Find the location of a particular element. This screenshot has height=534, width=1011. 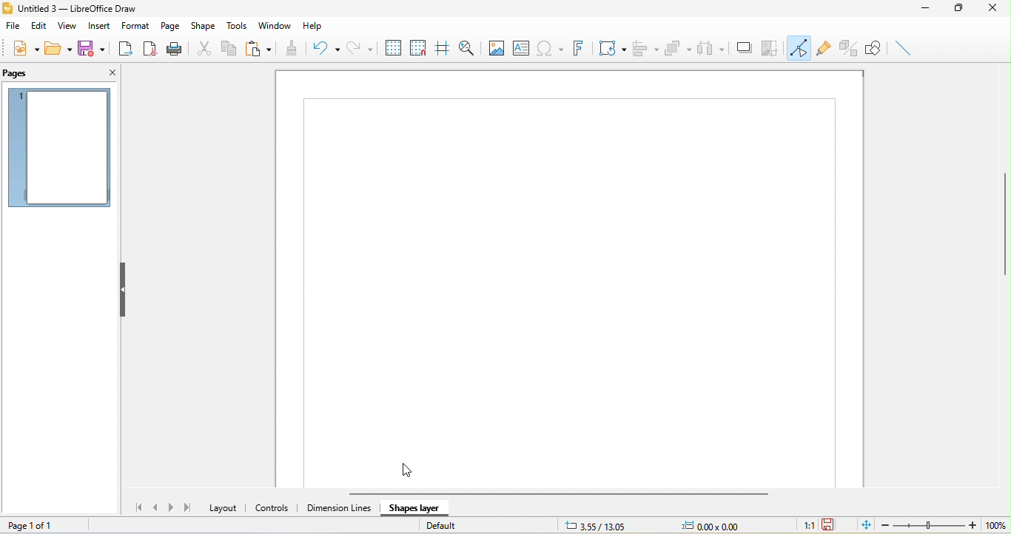

minimize is located at coordinates (929, 10).